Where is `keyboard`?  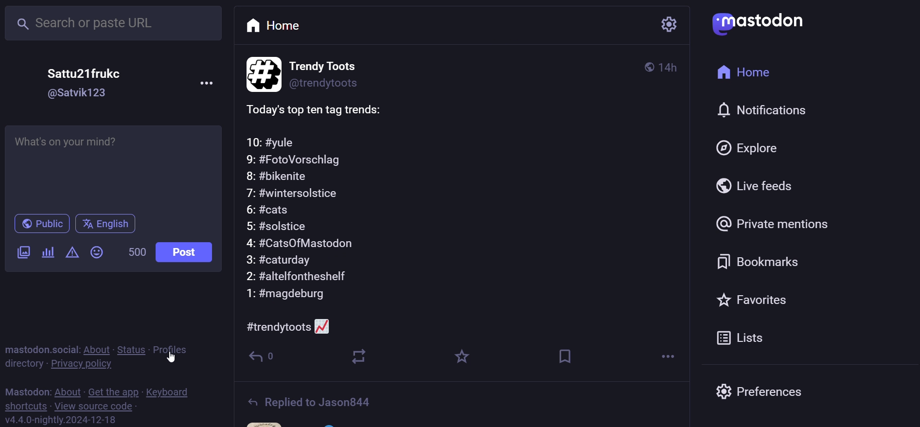
keyboard is located at coordinates (172, 392).